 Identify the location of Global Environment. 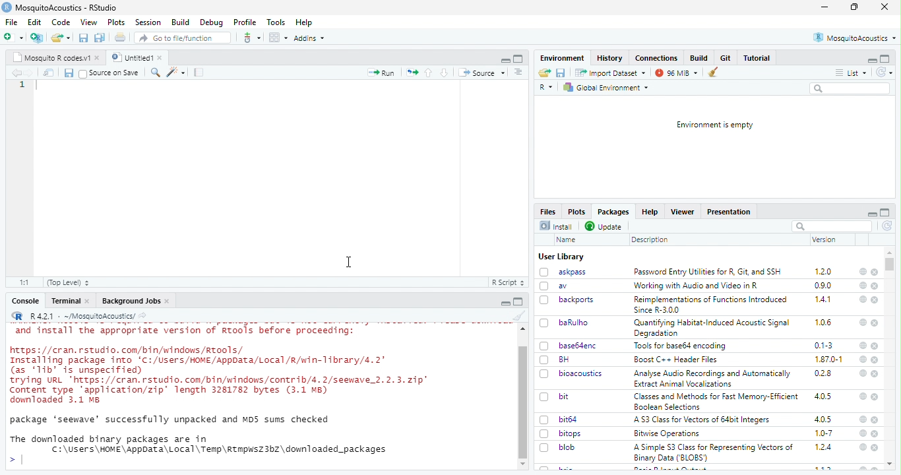
(606, 88).